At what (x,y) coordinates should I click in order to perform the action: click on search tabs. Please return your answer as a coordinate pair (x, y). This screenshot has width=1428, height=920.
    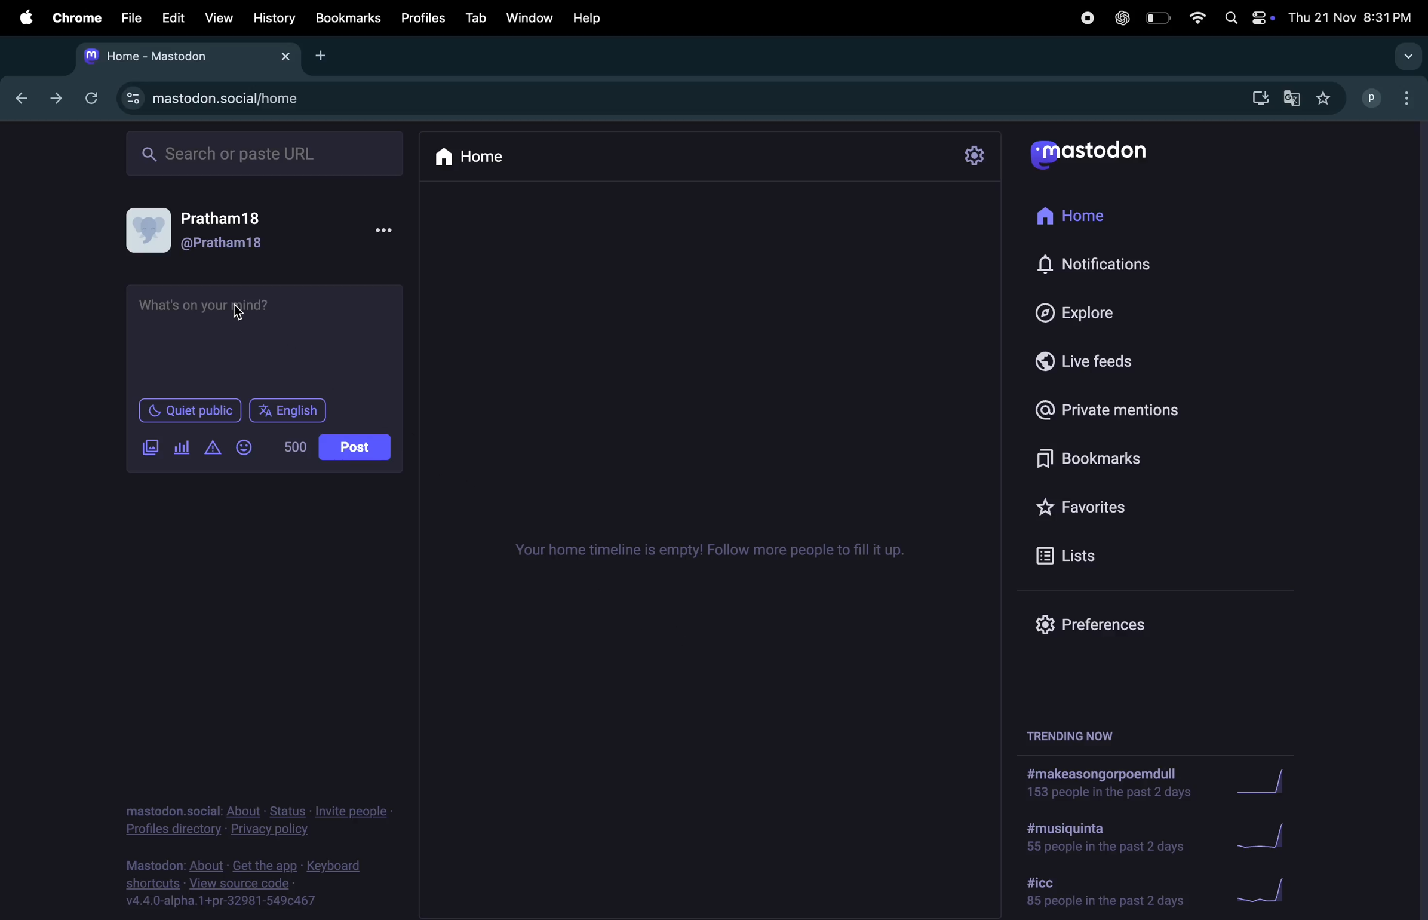
    Looking at the image, I should click on (1407, 56).